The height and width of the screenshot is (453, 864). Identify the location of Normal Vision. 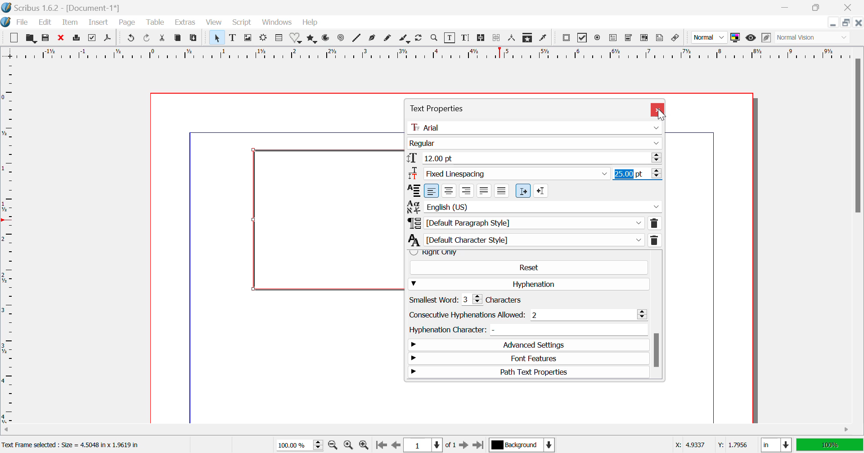
(814, 38).